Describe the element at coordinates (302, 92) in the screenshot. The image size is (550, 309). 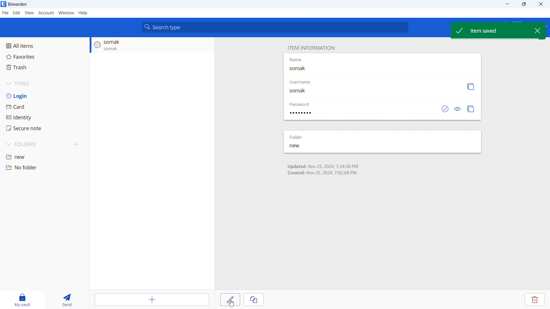
I see `somak` at that location.